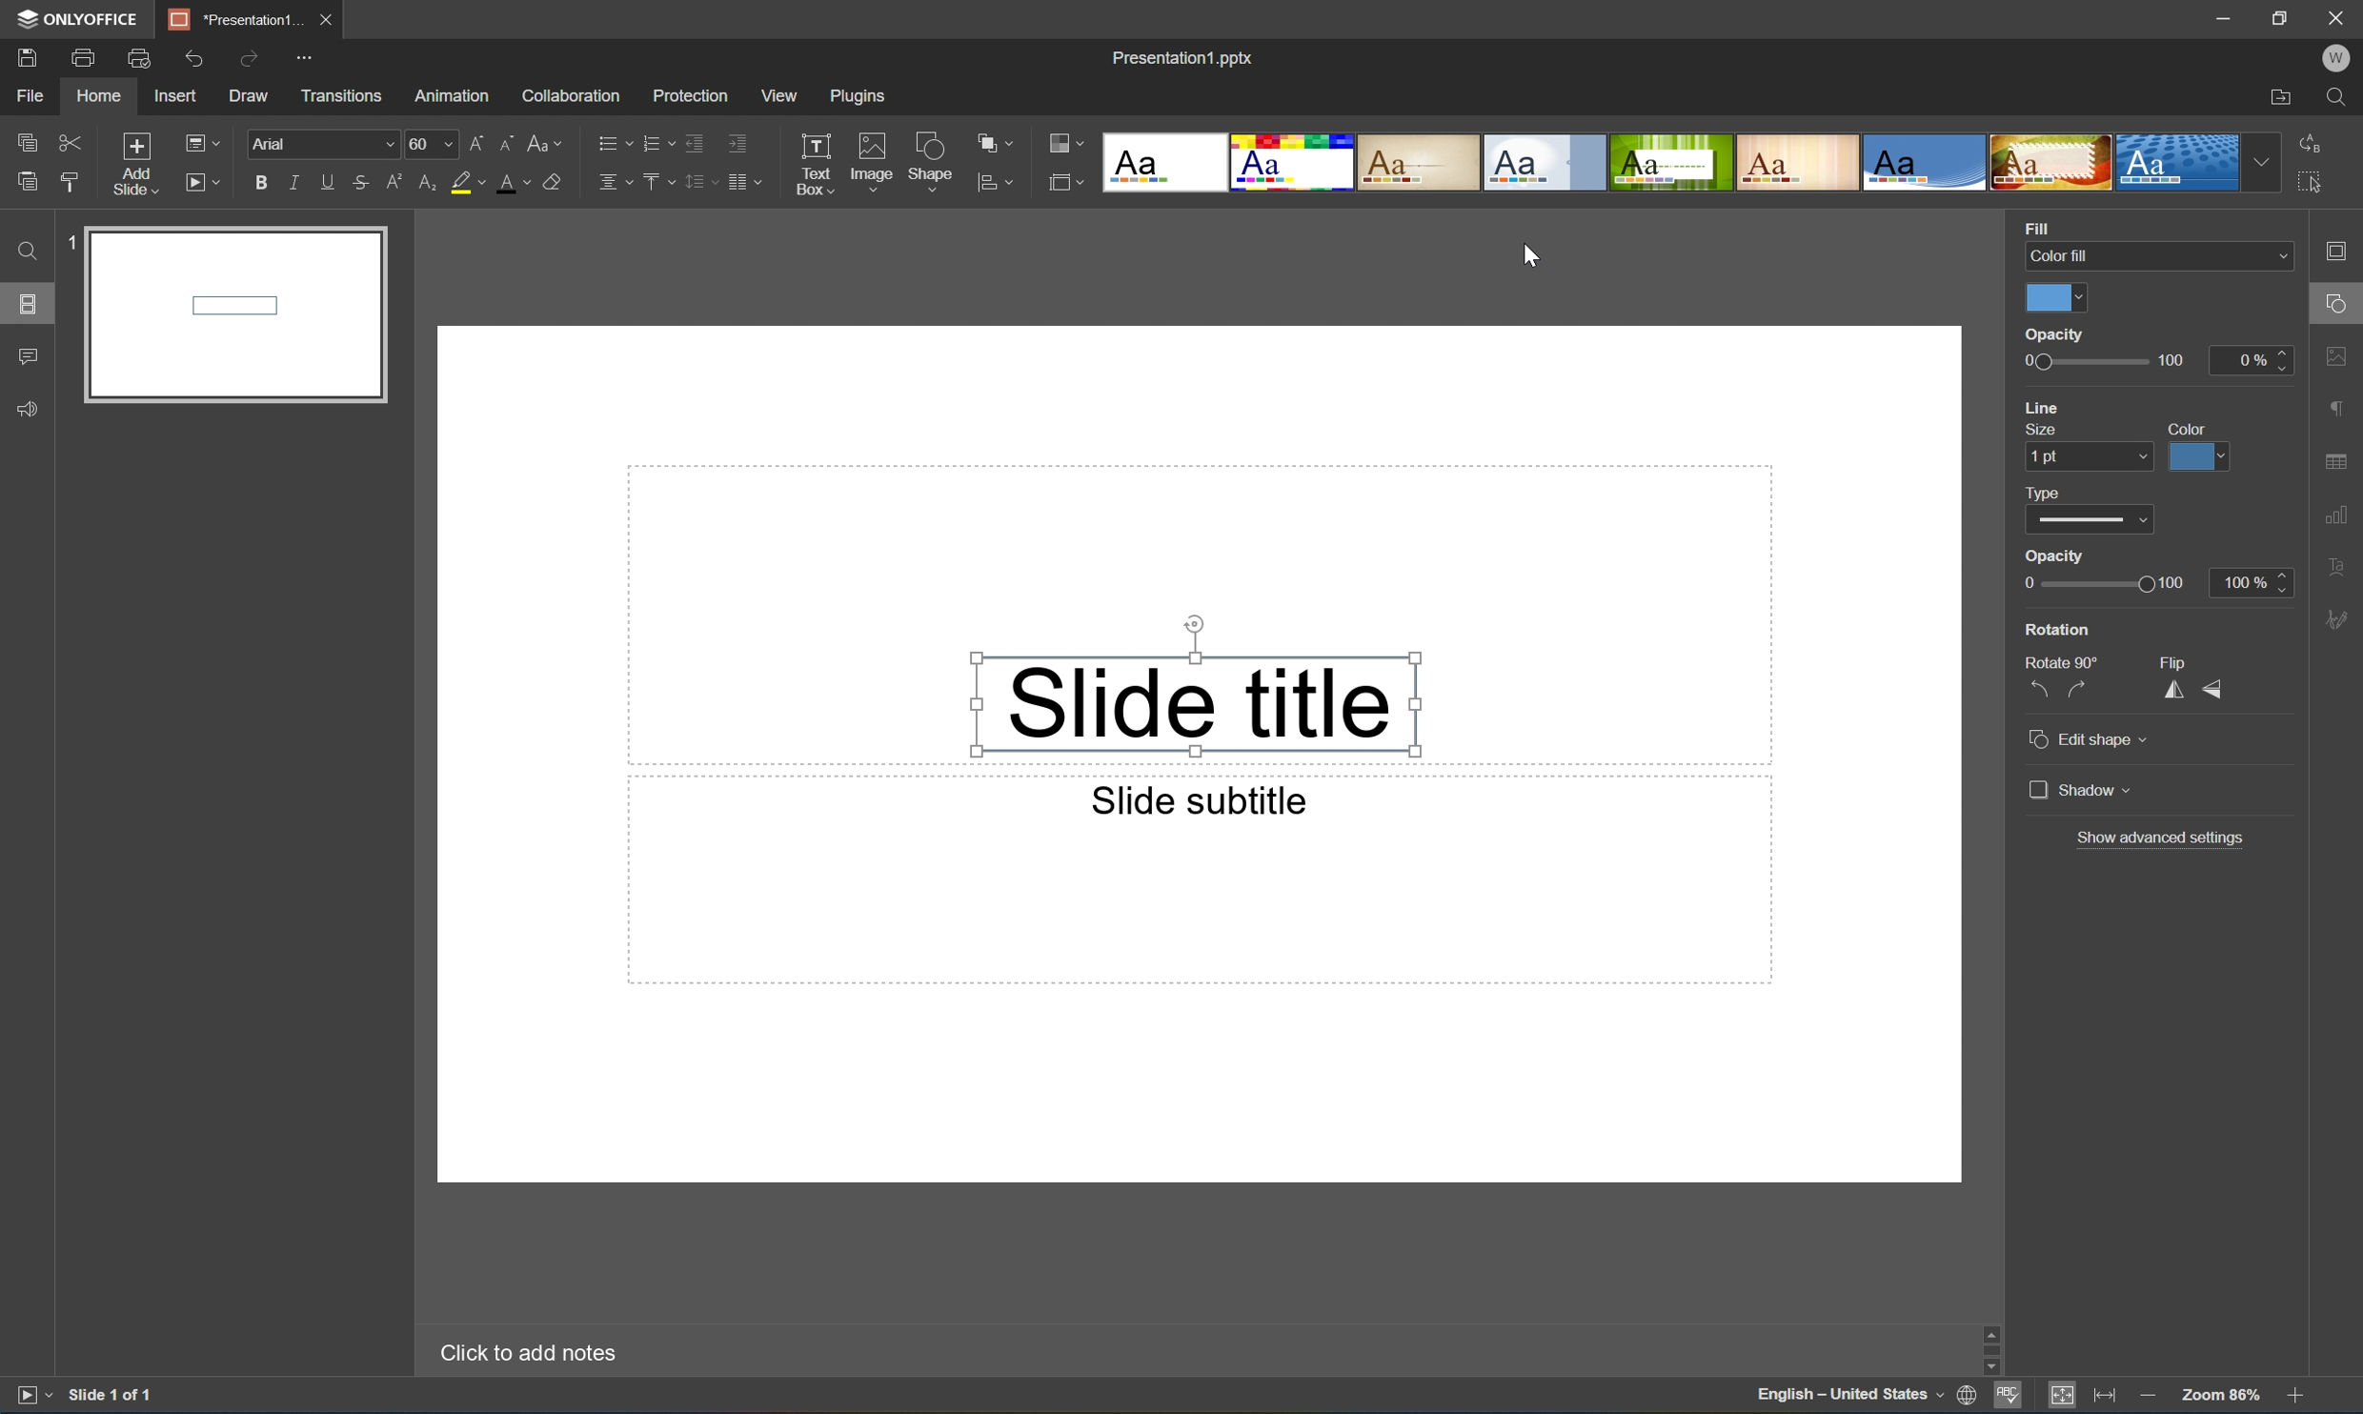 This screenshot has width=2363, height=1414. What do you see at coordinates (2005, 1400) in the screenshot?
I see `Spell checking` at bounding box center [2005, 1400].